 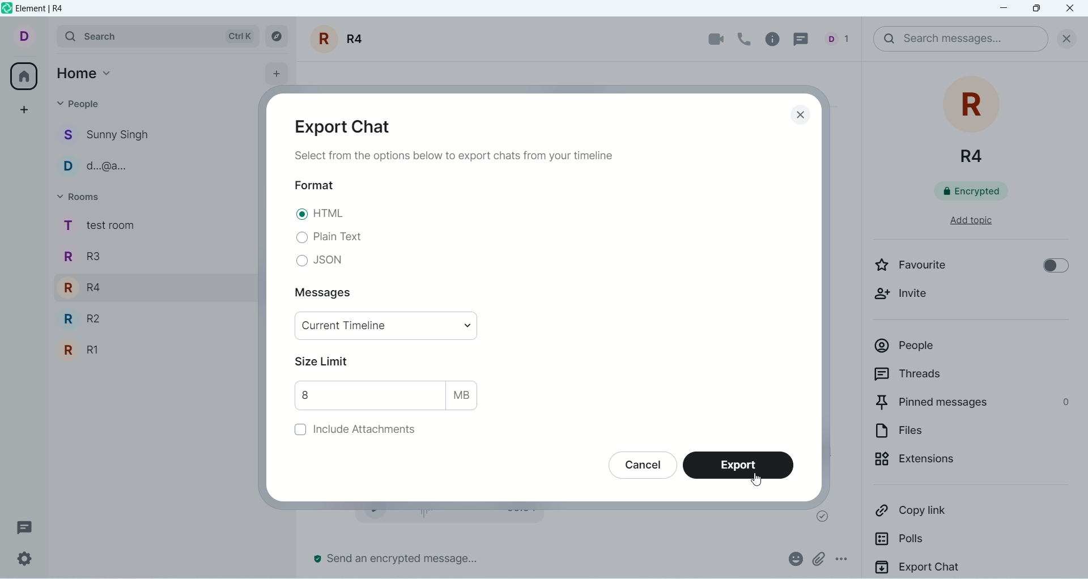 What do you see at coordinates (27, 109) in the screenshot?
I see `create a space` at bounding box center [27, 109].